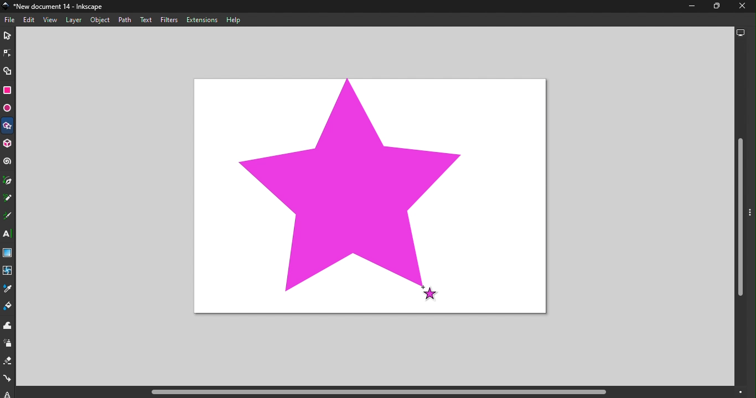 The image size is (756, 398). Describe the element at coordinates (8, 380) in the screenshot. I see `Connector tool` at that location.